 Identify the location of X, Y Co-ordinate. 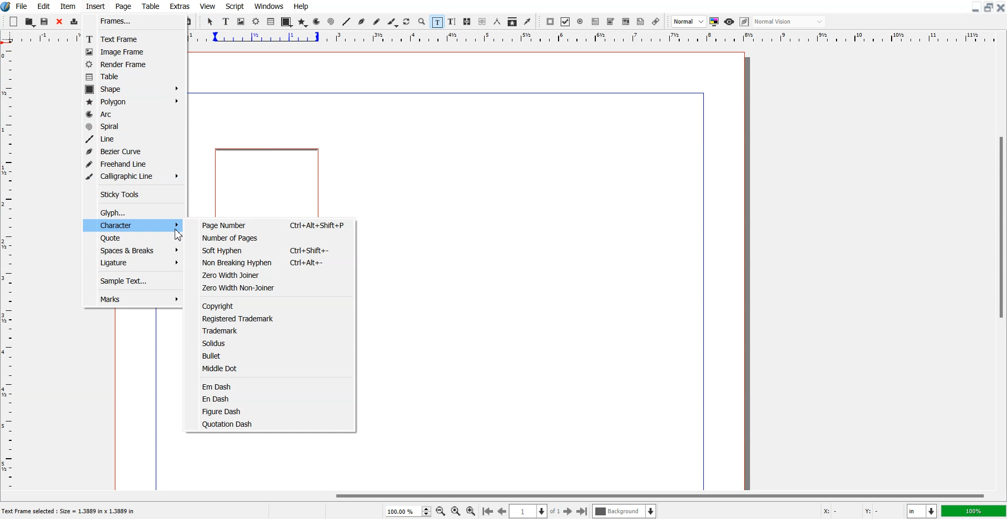
(859, 512).